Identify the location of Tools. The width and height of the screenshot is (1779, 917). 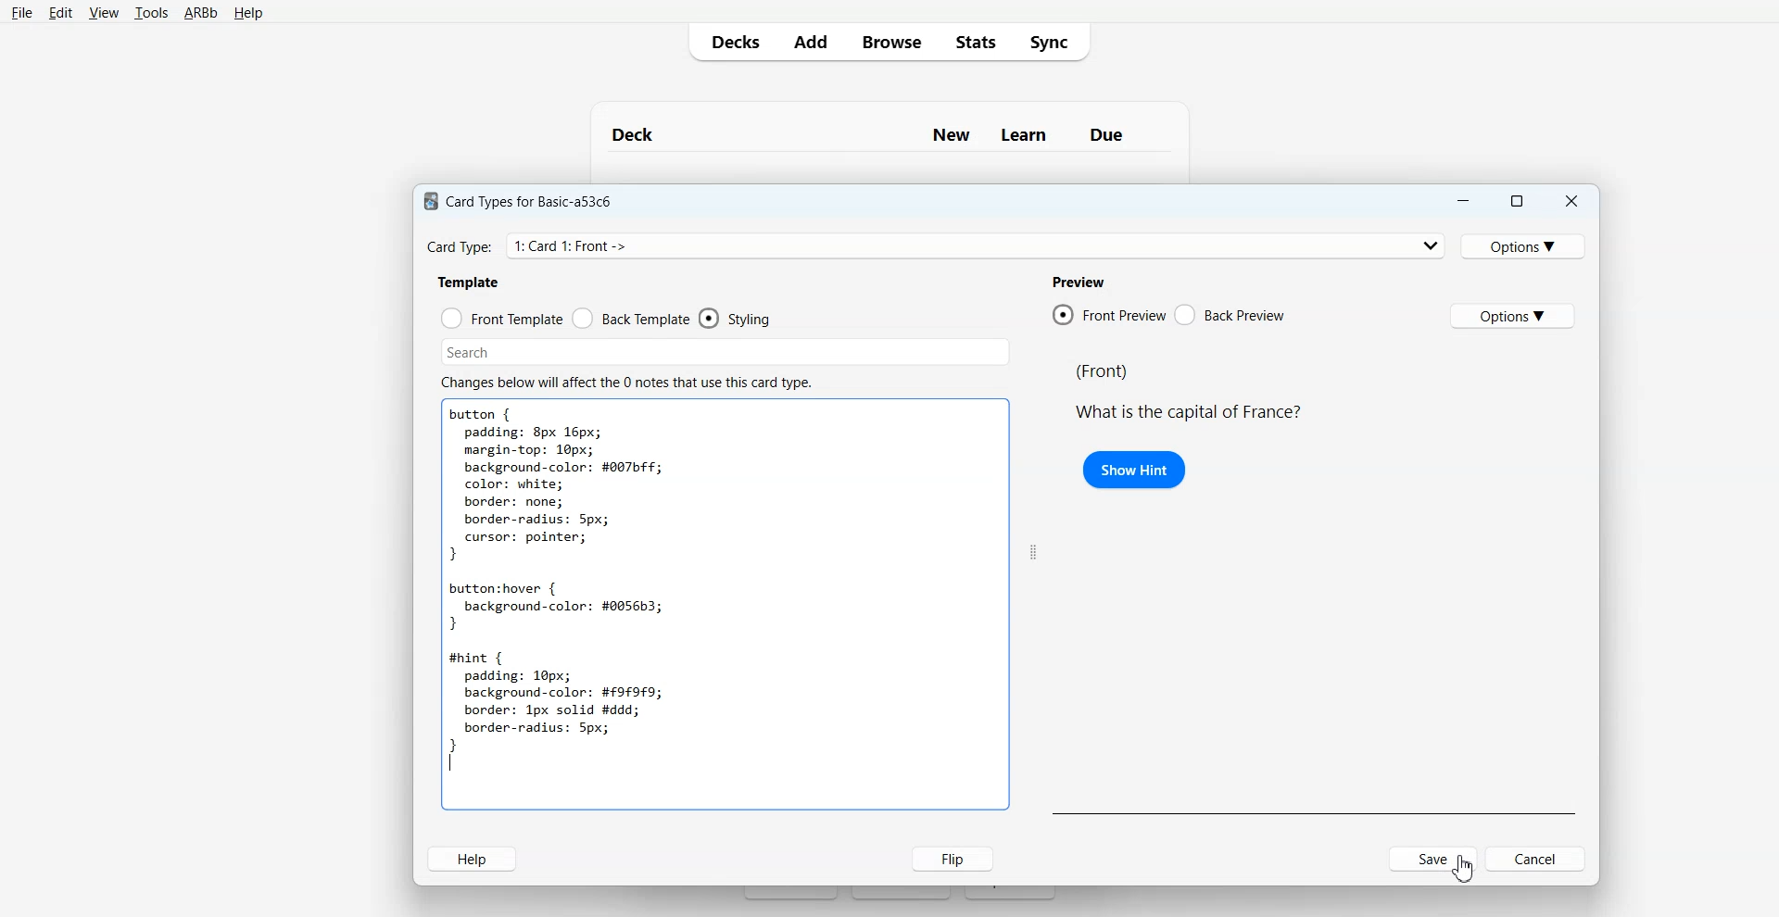
(151, 14).